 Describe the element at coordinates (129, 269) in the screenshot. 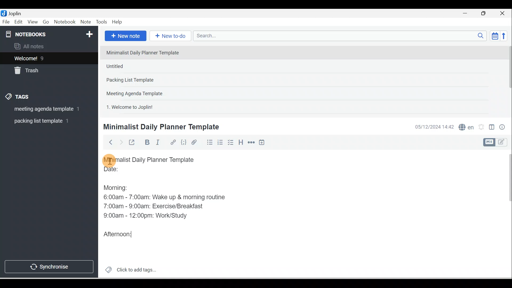

I see `Click to add tags` at that location.